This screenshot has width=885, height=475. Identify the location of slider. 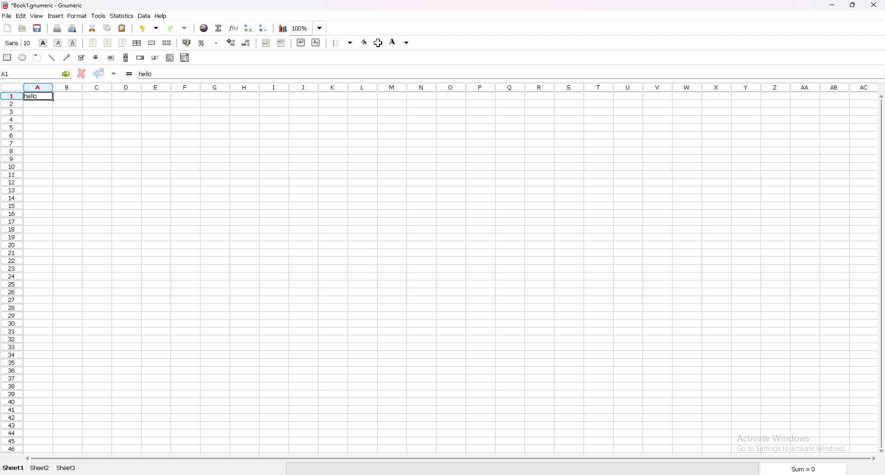
(156, 58).